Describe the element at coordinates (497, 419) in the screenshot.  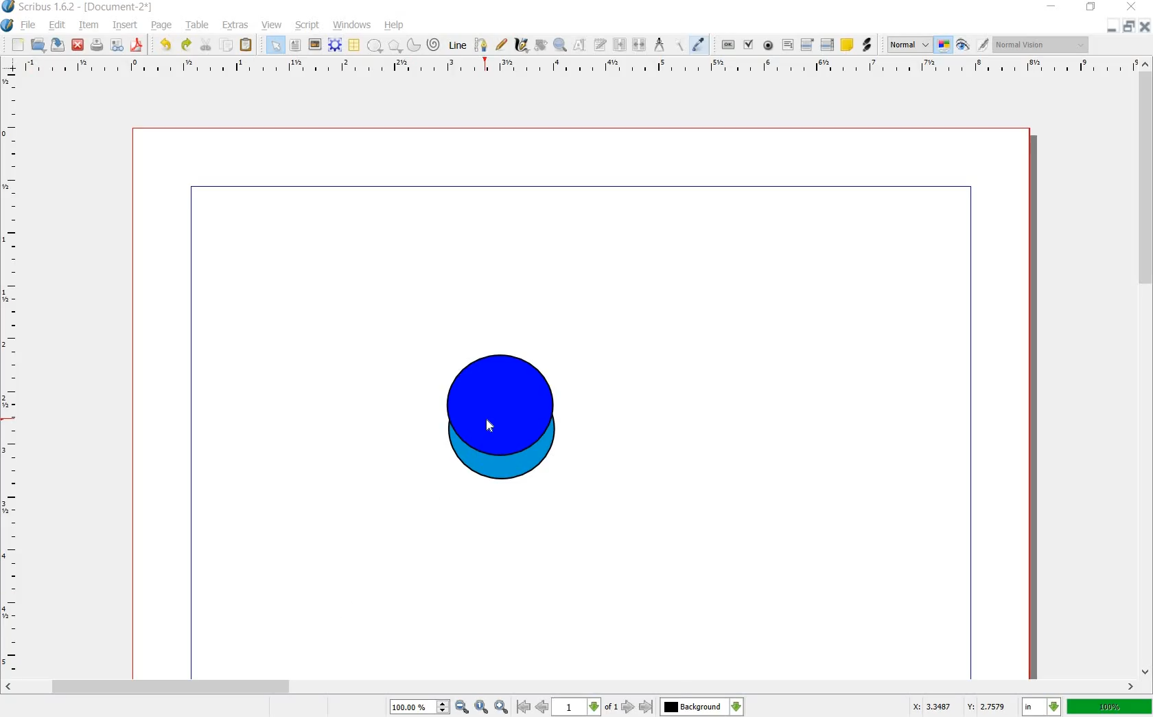
I see `OVERLAPPING SHAPES` at that location.